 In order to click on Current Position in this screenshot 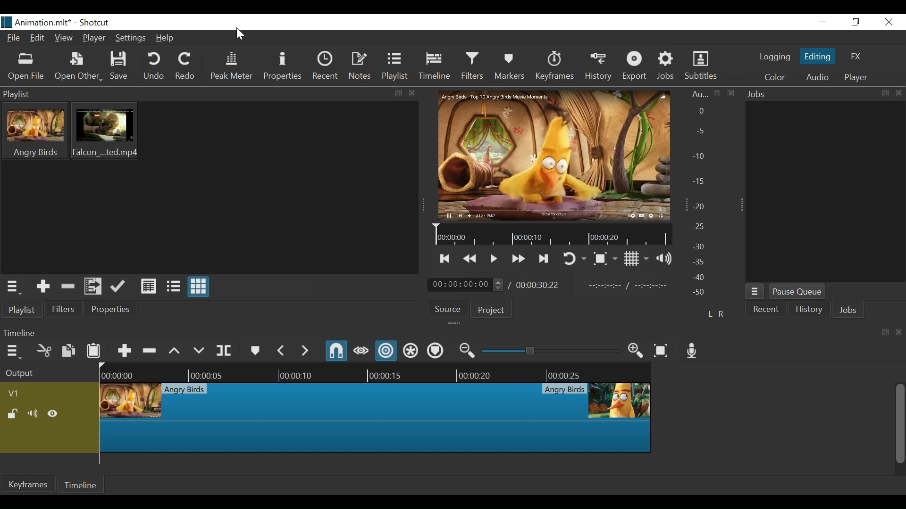, I will do `click(466, 285)`.